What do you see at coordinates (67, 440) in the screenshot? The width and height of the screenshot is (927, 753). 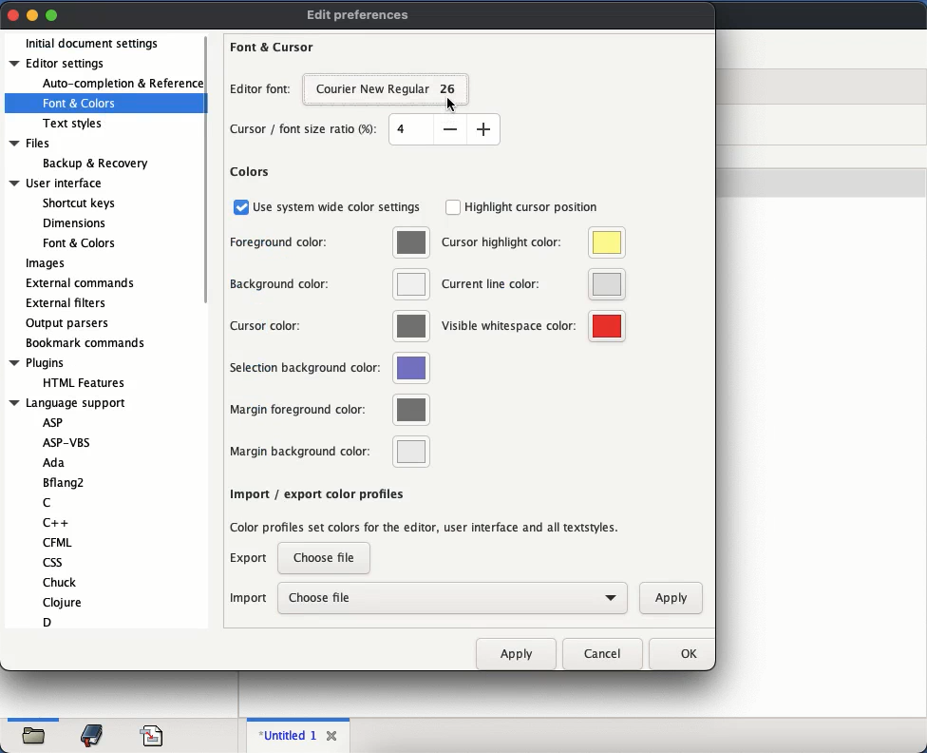 I see `ASP-VBS` at bounding box center [67, 440].